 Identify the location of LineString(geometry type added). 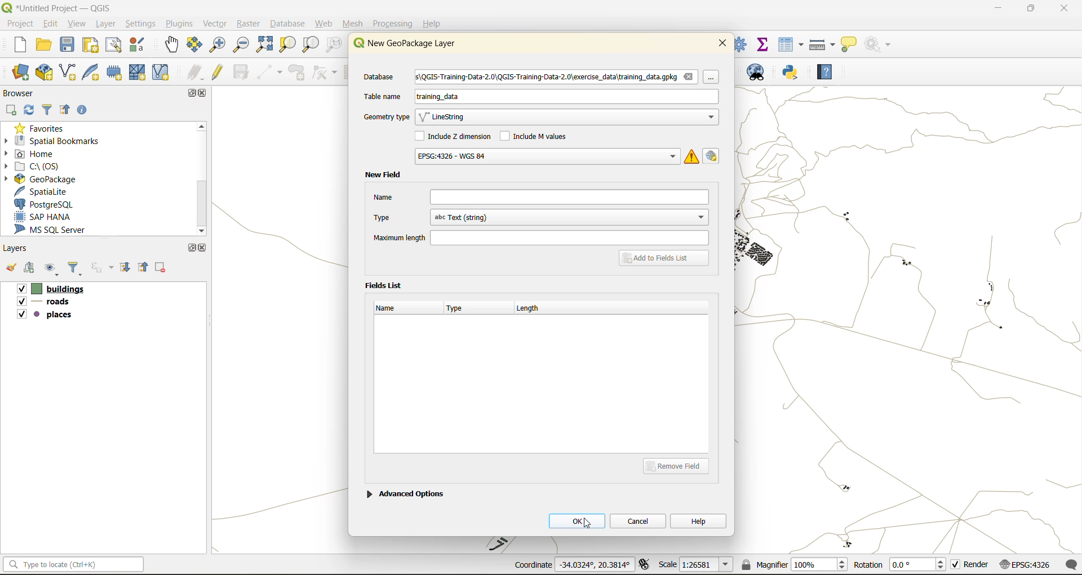
(448, 118).